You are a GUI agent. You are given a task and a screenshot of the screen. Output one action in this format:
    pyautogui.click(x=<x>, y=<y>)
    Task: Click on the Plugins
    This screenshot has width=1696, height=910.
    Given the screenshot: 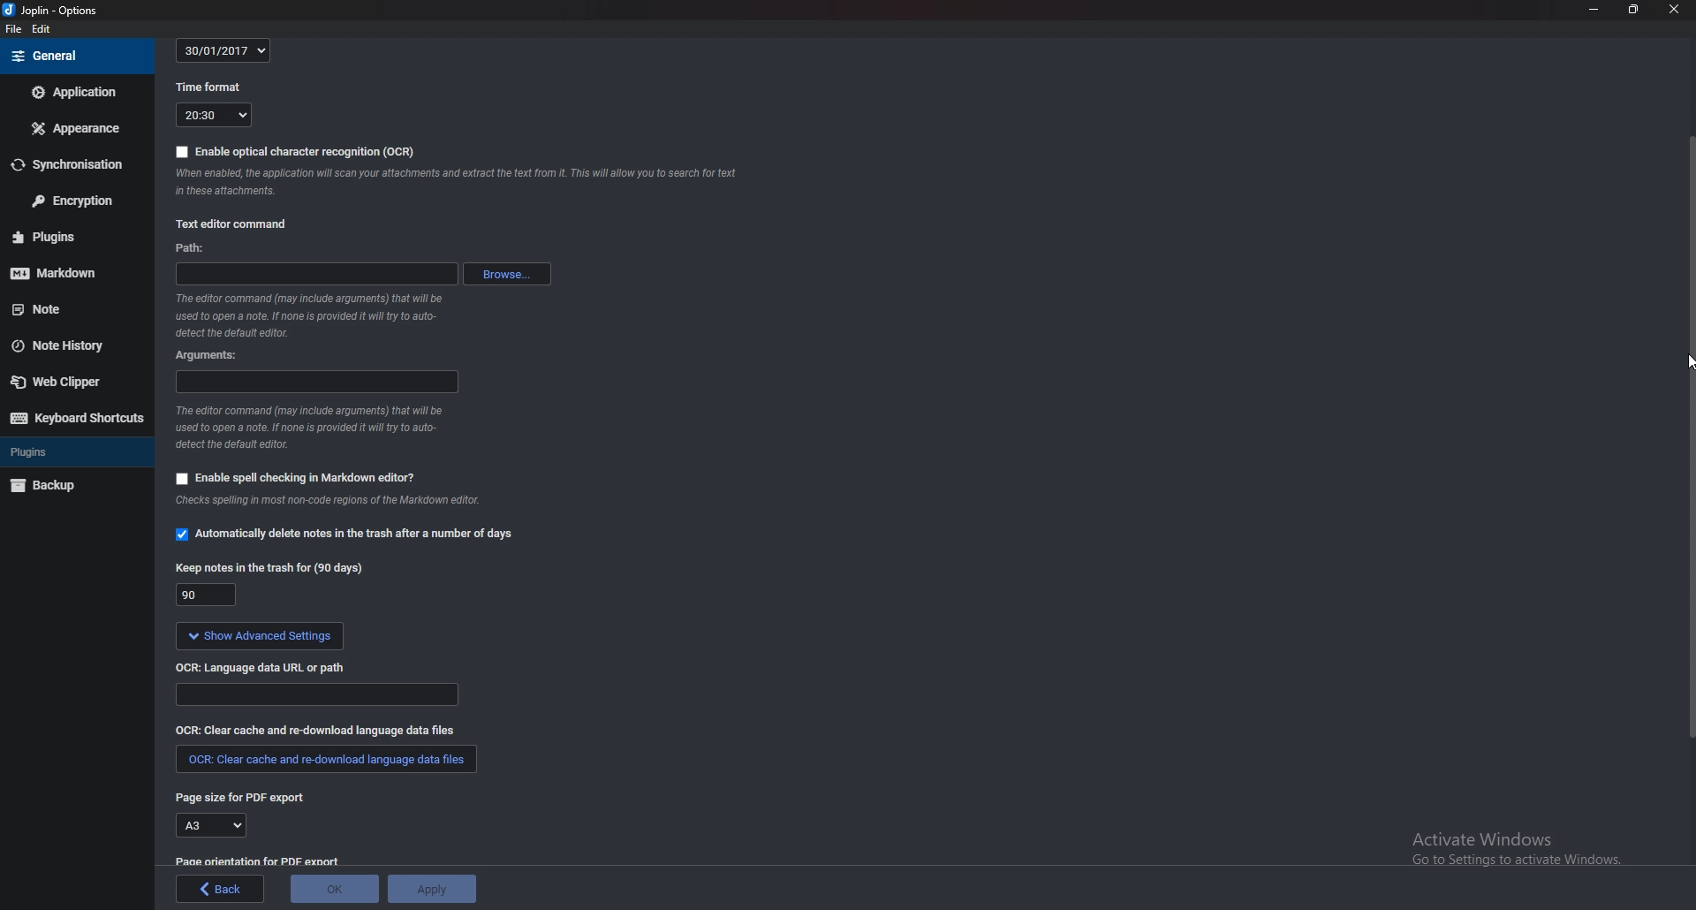 What is the action you would take?
    pyautogui.click(x=72, y=236)
    